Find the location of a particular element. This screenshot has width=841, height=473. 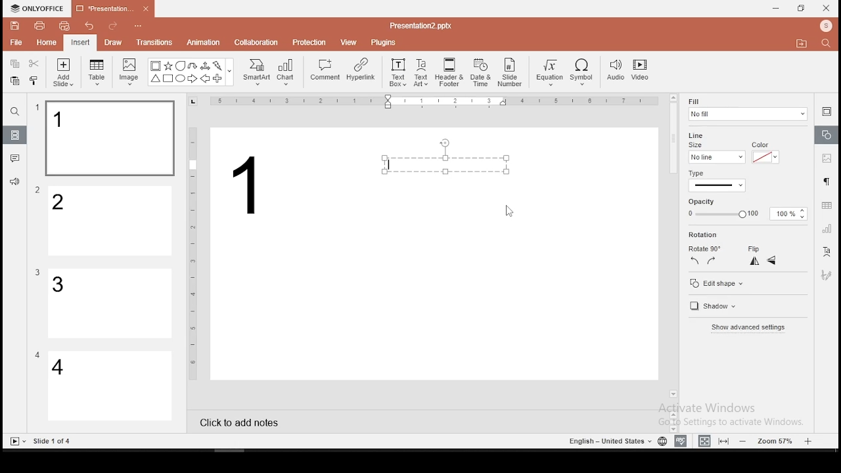

chart settings is located at coordinates (826, 229).